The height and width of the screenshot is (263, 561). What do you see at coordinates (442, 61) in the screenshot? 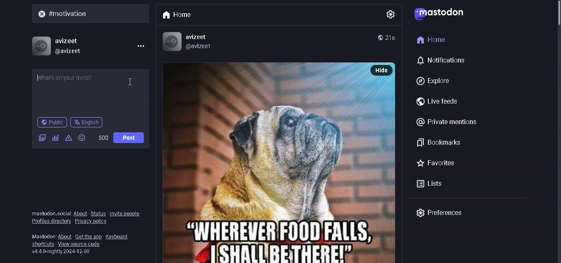
I see `notifications` at bounding box center [442, 61].